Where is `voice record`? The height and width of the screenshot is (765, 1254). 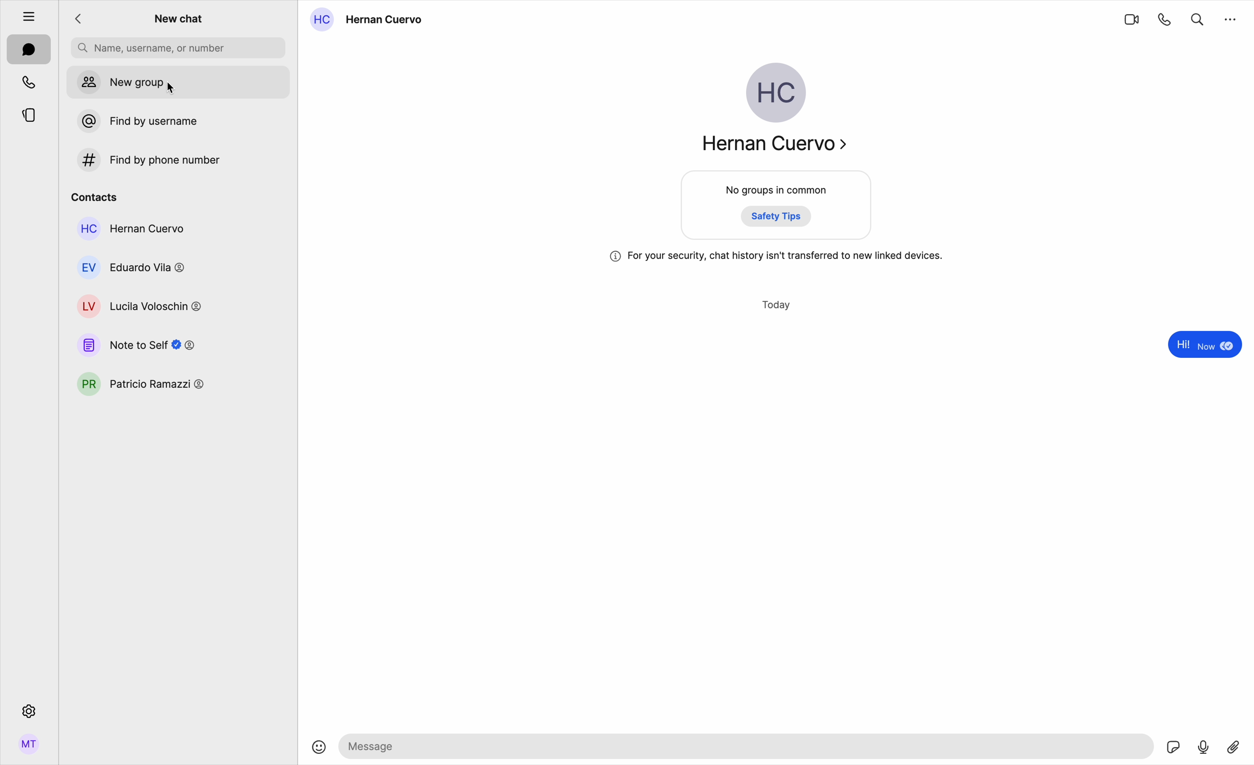 voice record is located at coordinates (1204, 746).